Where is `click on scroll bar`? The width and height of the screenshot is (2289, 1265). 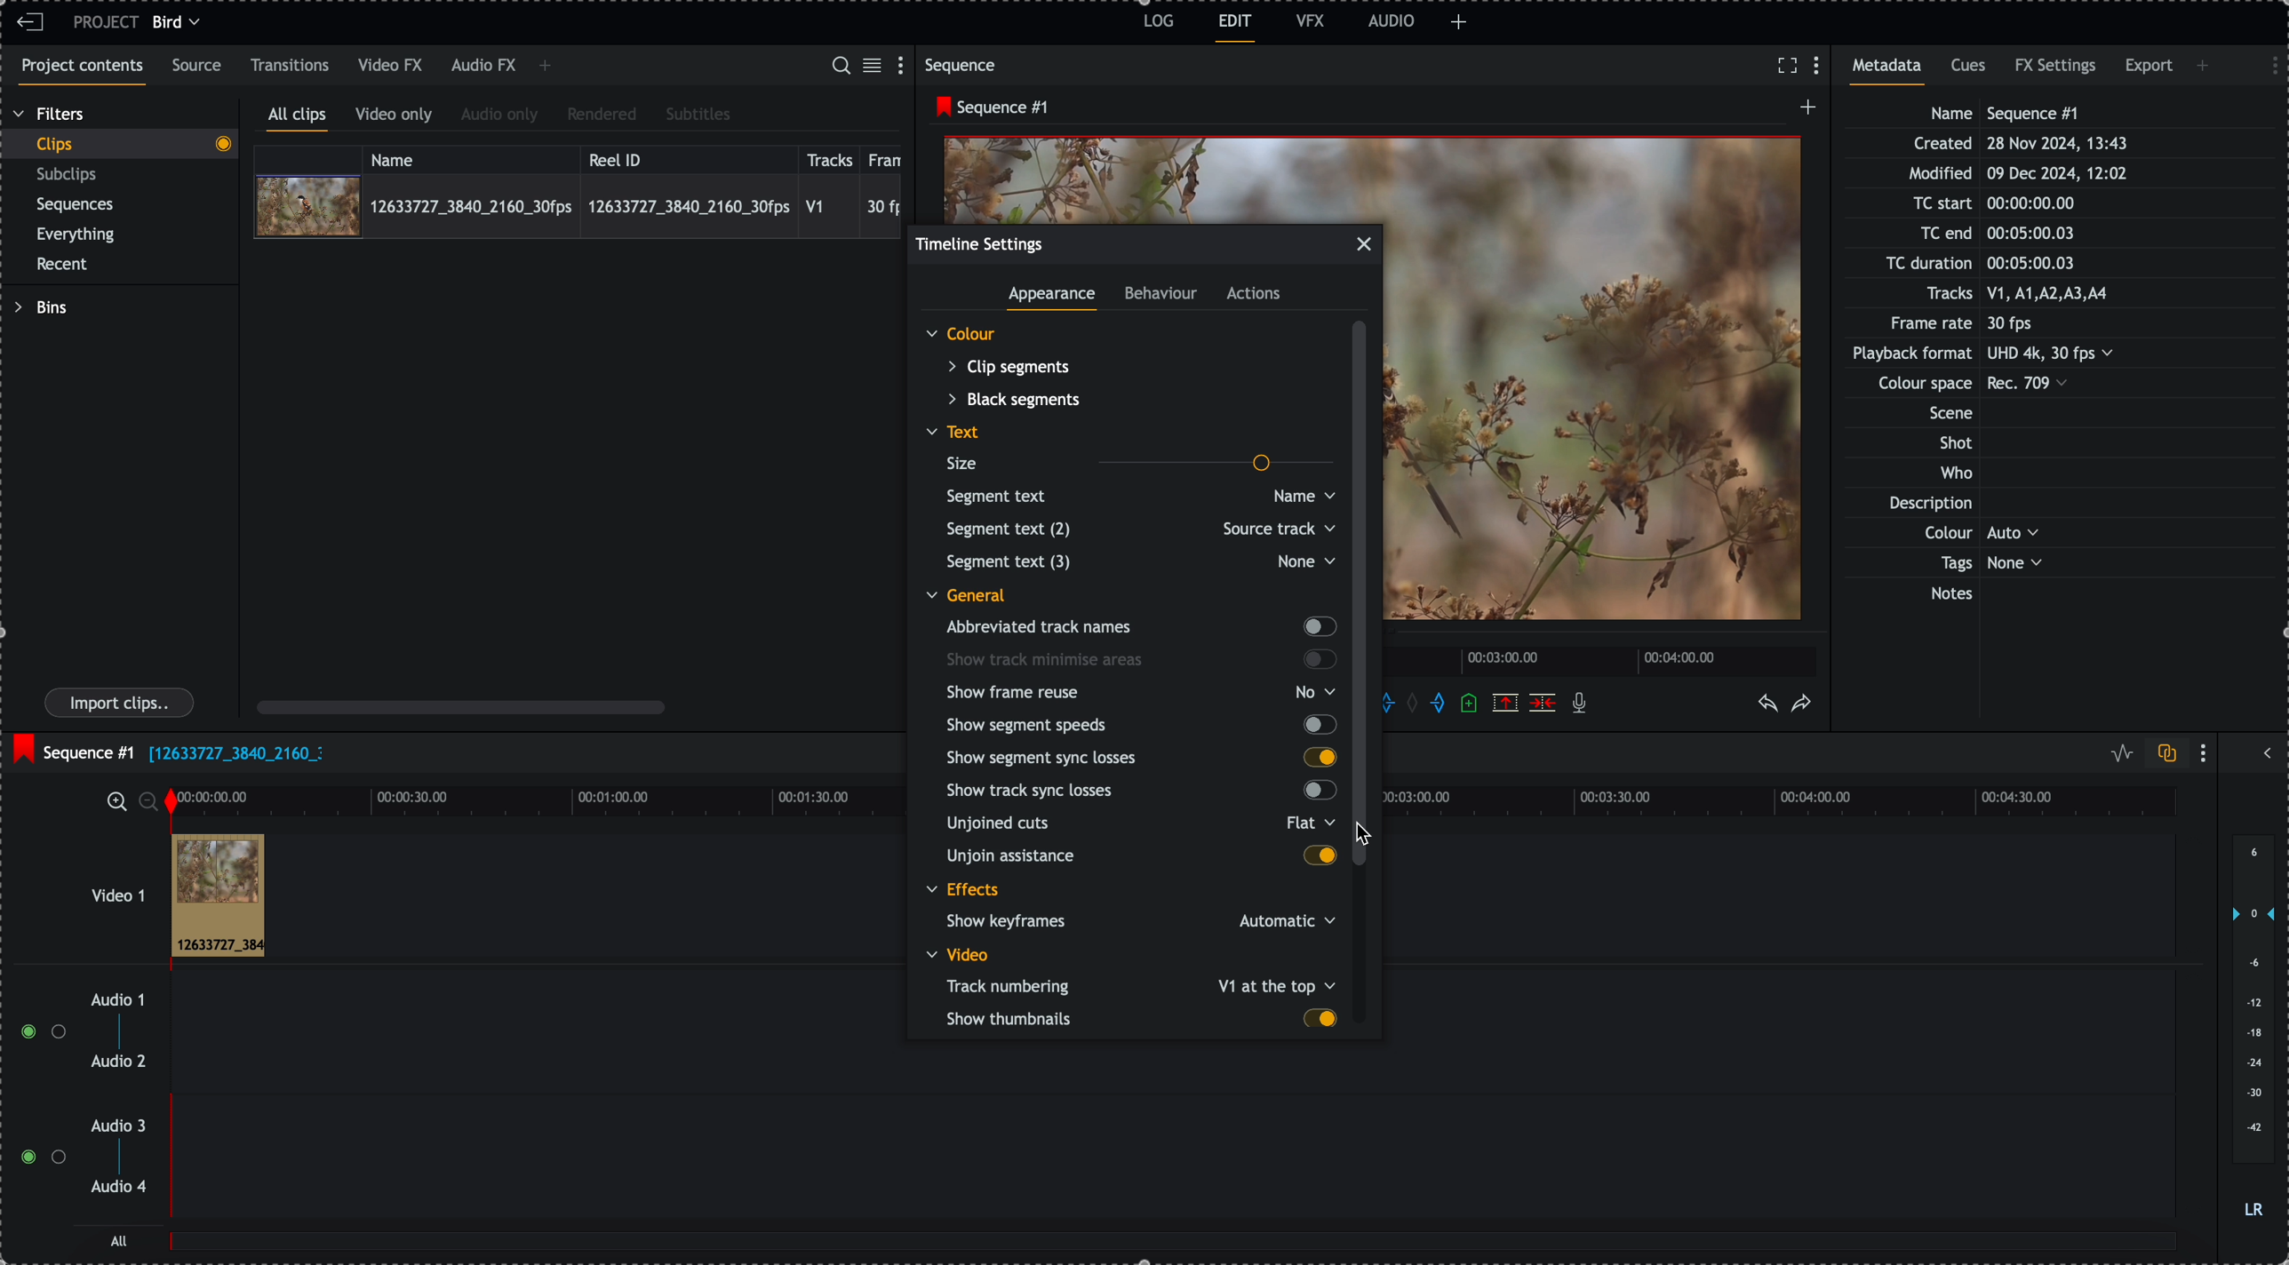 click on scroll bar is located at coordinates (1365, 596).